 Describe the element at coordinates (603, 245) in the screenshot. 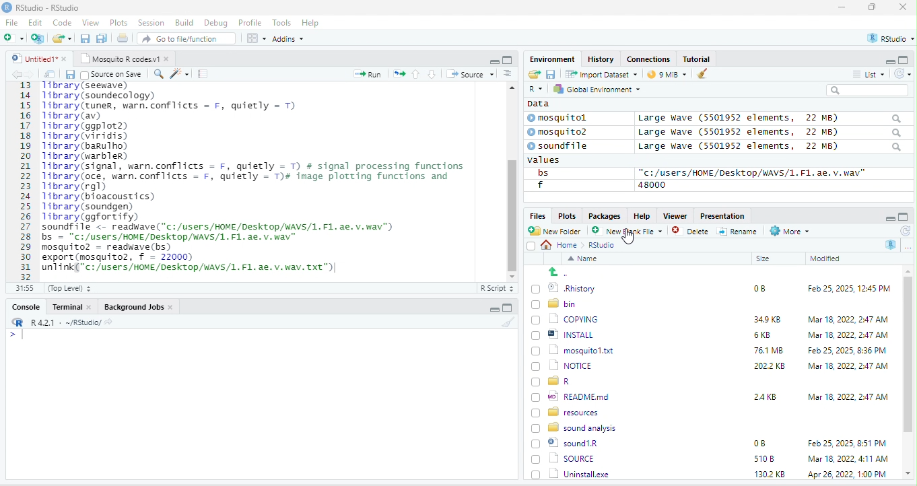

I see `Rstudio` at that location.